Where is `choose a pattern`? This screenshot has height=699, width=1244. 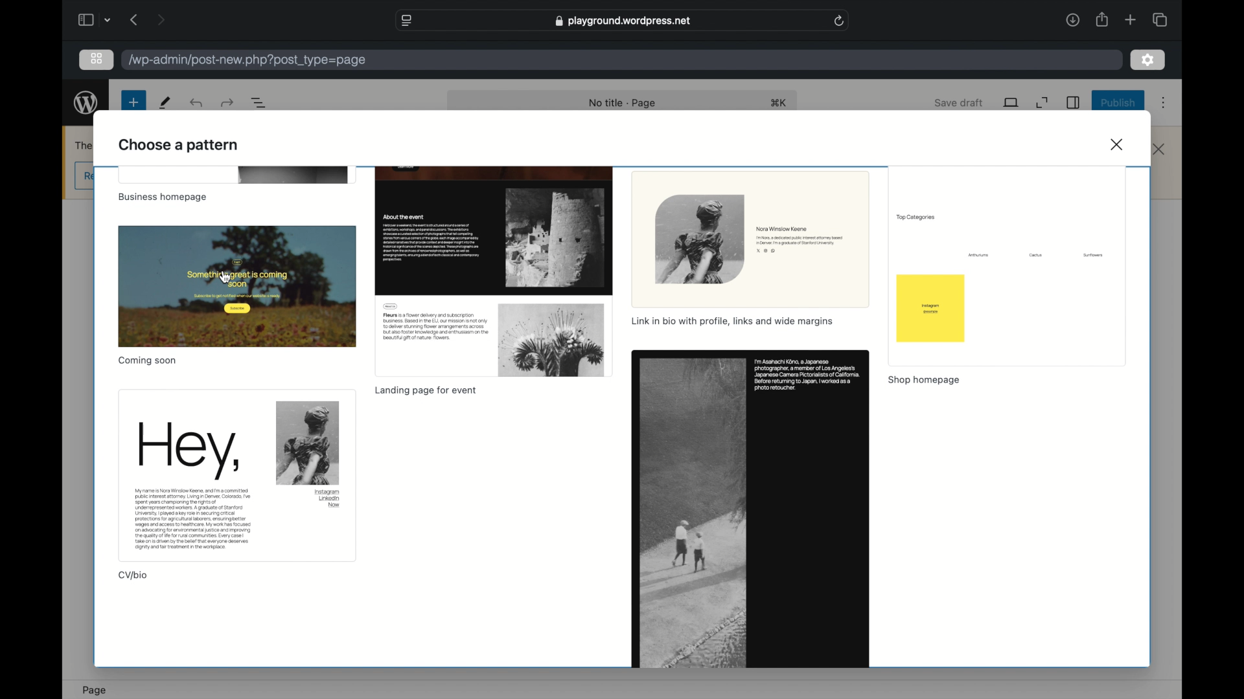 choose a pattern is located at coordinates (179, 146).